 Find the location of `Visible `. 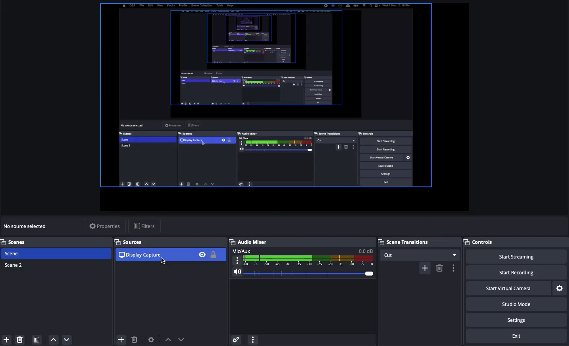

Visible  is located at coordinates (203, 254).